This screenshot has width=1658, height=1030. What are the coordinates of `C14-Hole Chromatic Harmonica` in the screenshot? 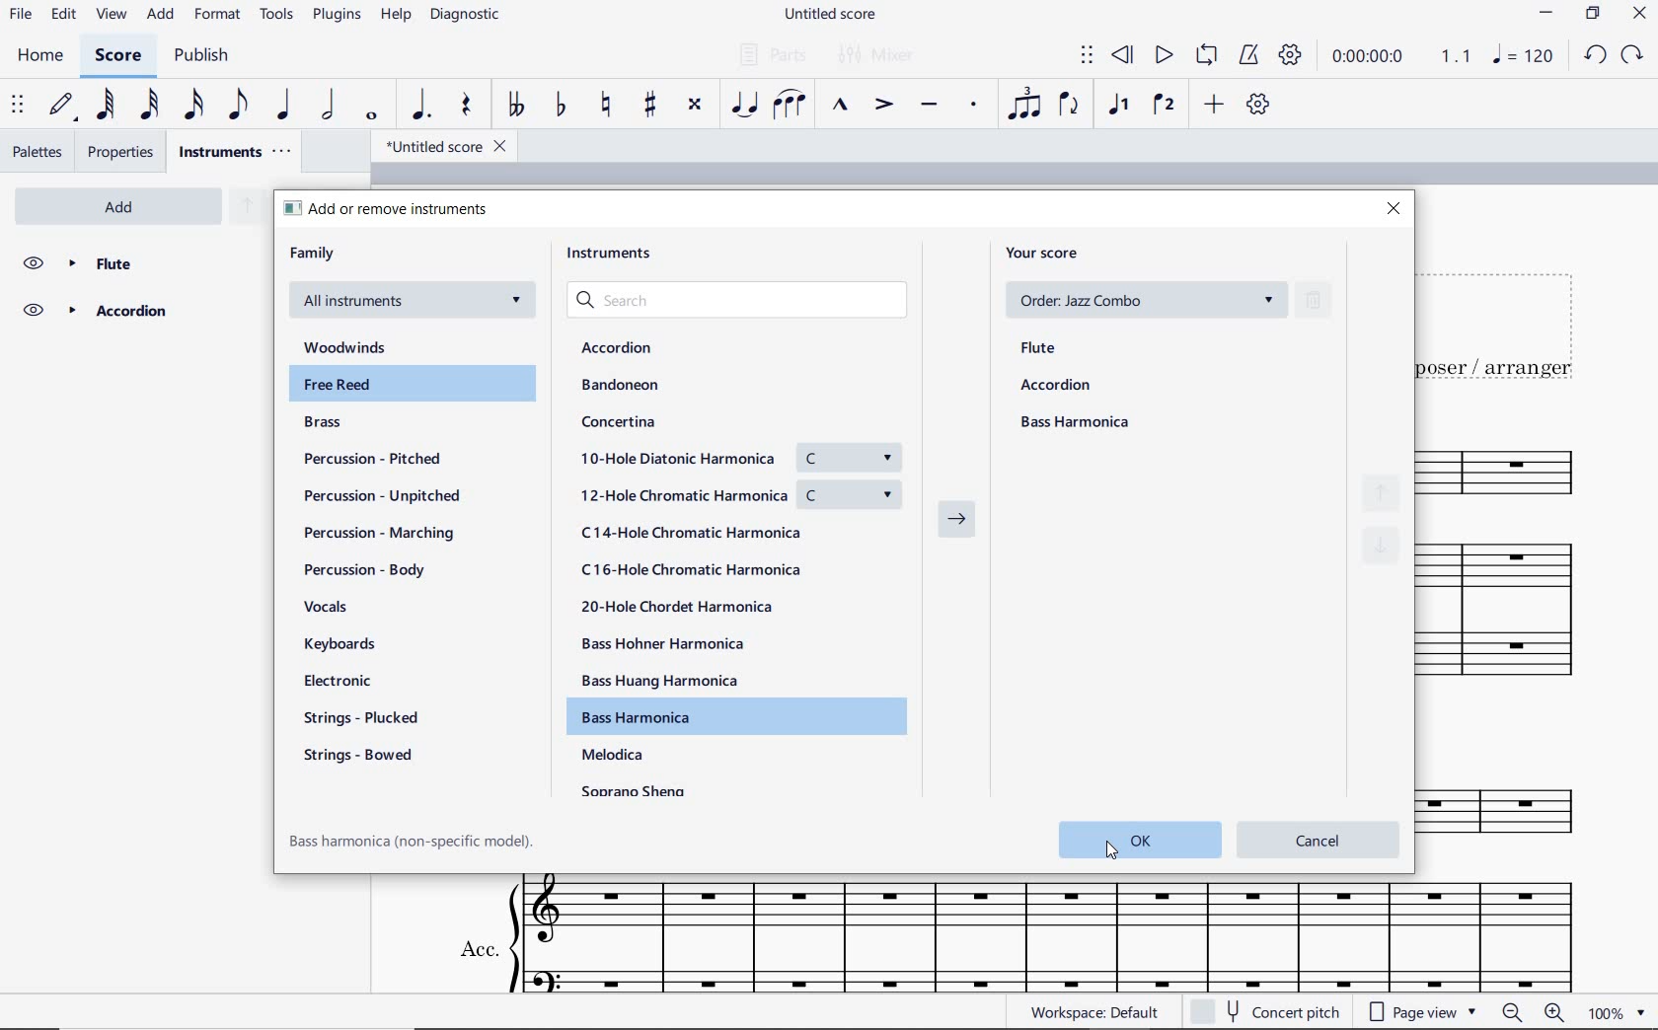 It's located at (692, 534).